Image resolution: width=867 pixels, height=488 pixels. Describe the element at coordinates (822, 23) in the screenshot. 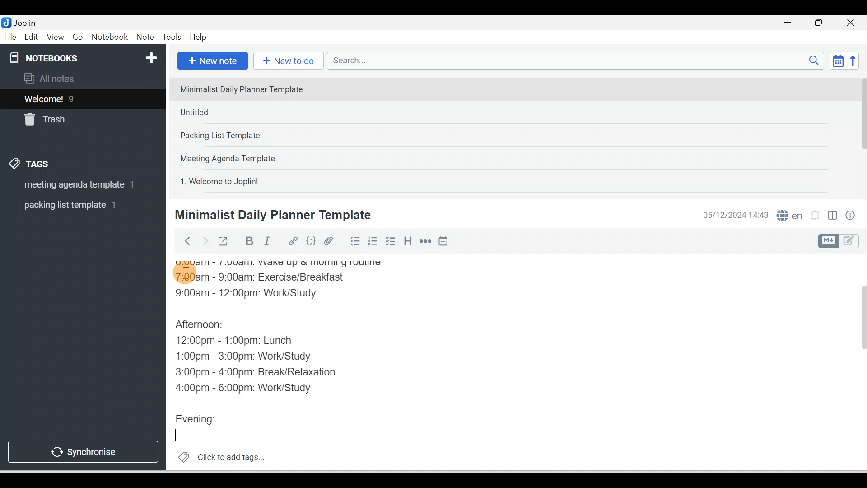

I see `Maximise` at that location.